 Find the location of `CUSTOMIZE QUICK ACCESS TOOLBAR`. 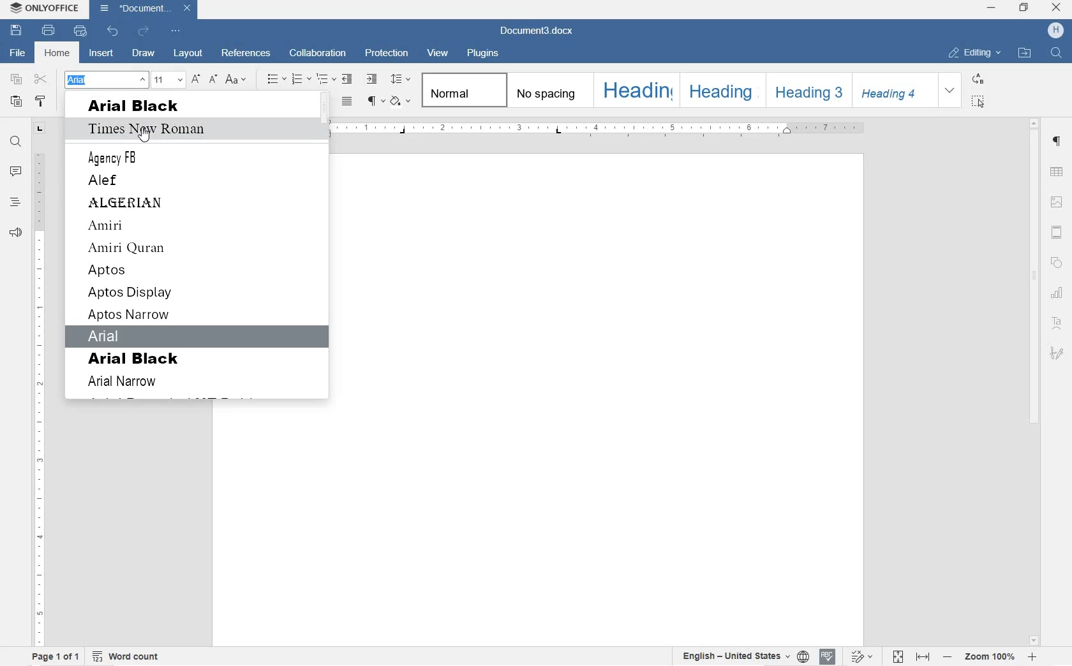

CUSTOMIZE QUICK ACCESS TOOLBAR is located at coordinates (176, 31).